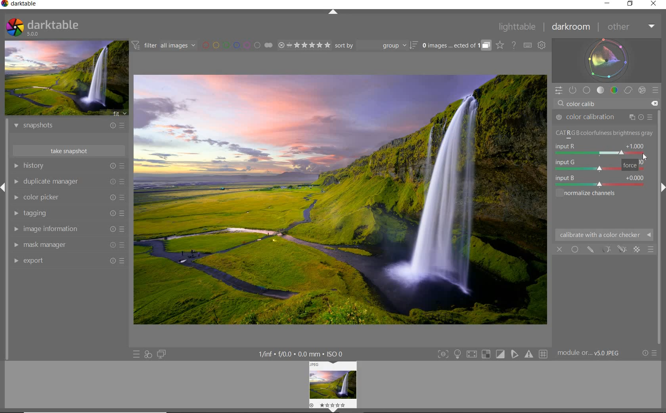 This screenshot has height=413, width=666. Describe the element at coordinates (304, 45) in the screenshot. I see `RANGE RATING OF SELECTED IMAGES` at that location.